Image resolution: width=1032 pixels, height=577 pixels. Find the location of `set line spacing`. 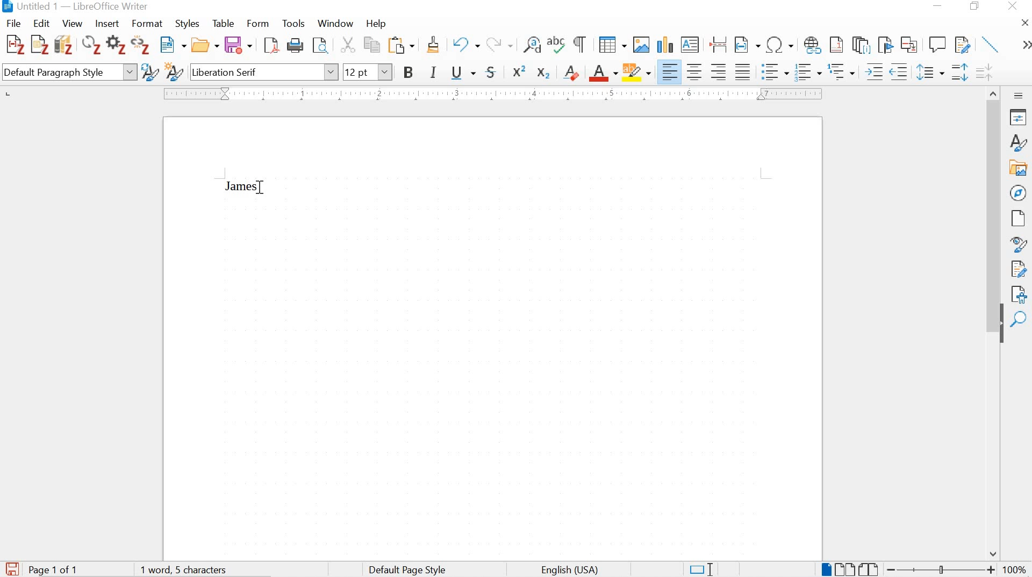

set line spacing is located at coordinates (929, 73).